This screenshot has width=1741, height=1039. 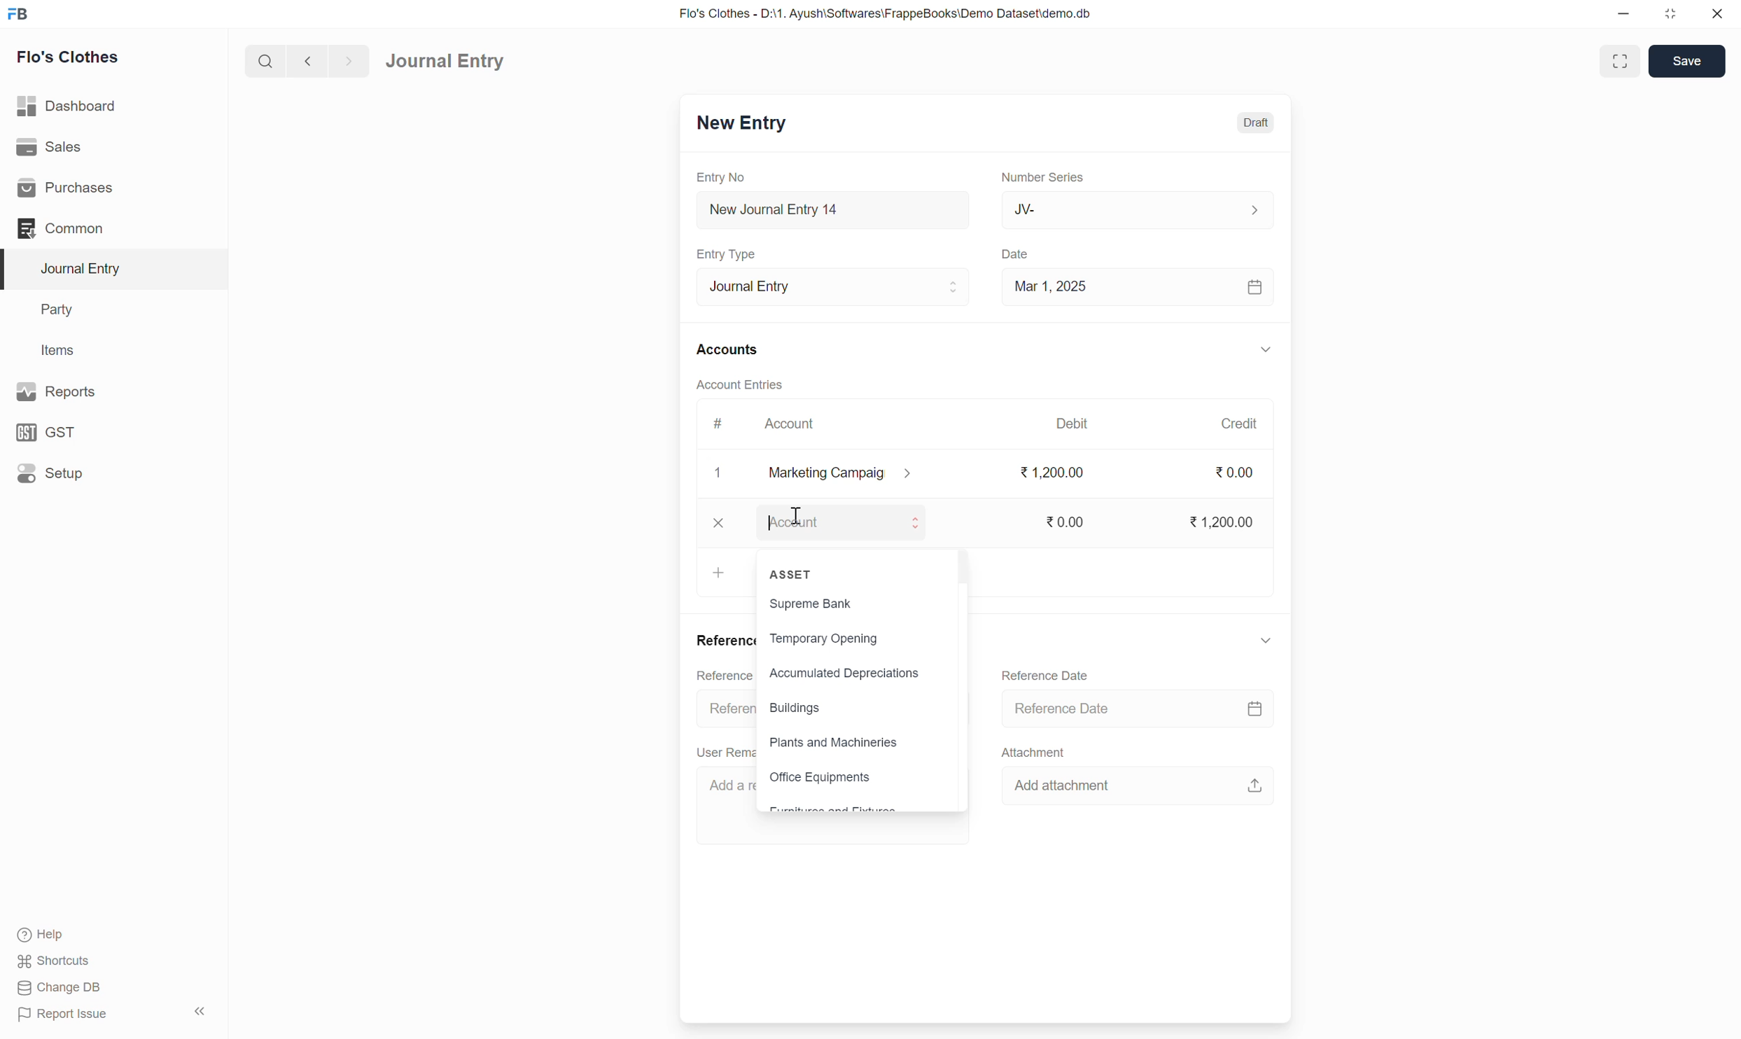 I want to click on Reference, so click(x=721, y=674).